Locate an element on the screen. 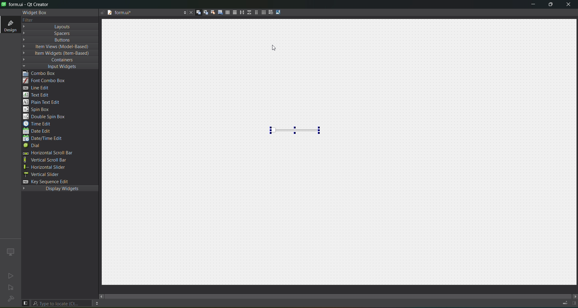  break layout is located at coordinates (272, 12).